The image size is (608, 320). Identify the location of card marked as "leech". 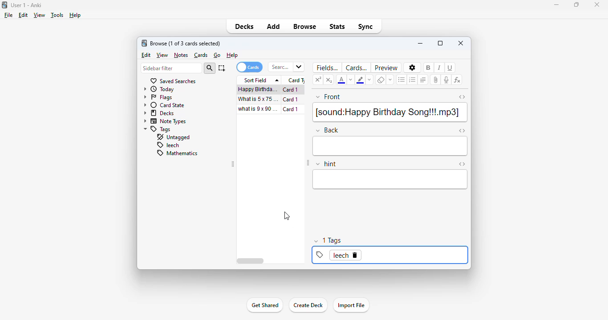
(340, 255).